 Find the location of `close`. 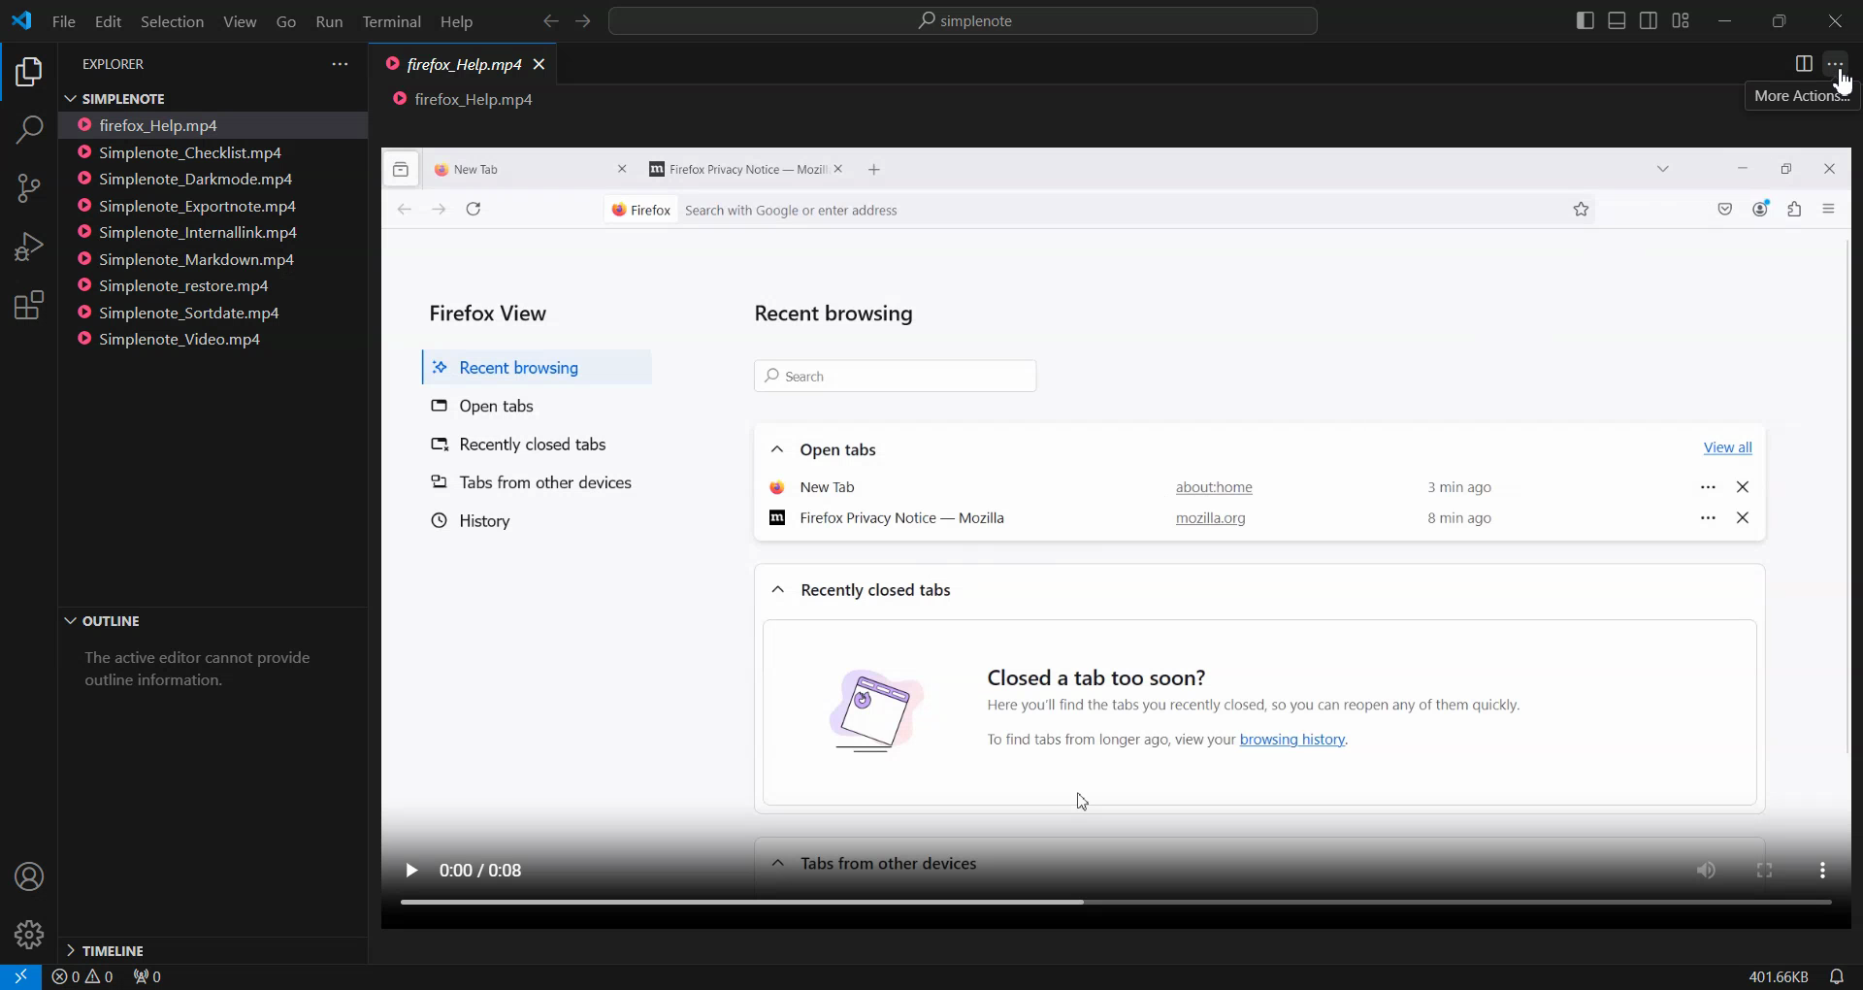

close is located at coordinates (842, 170).